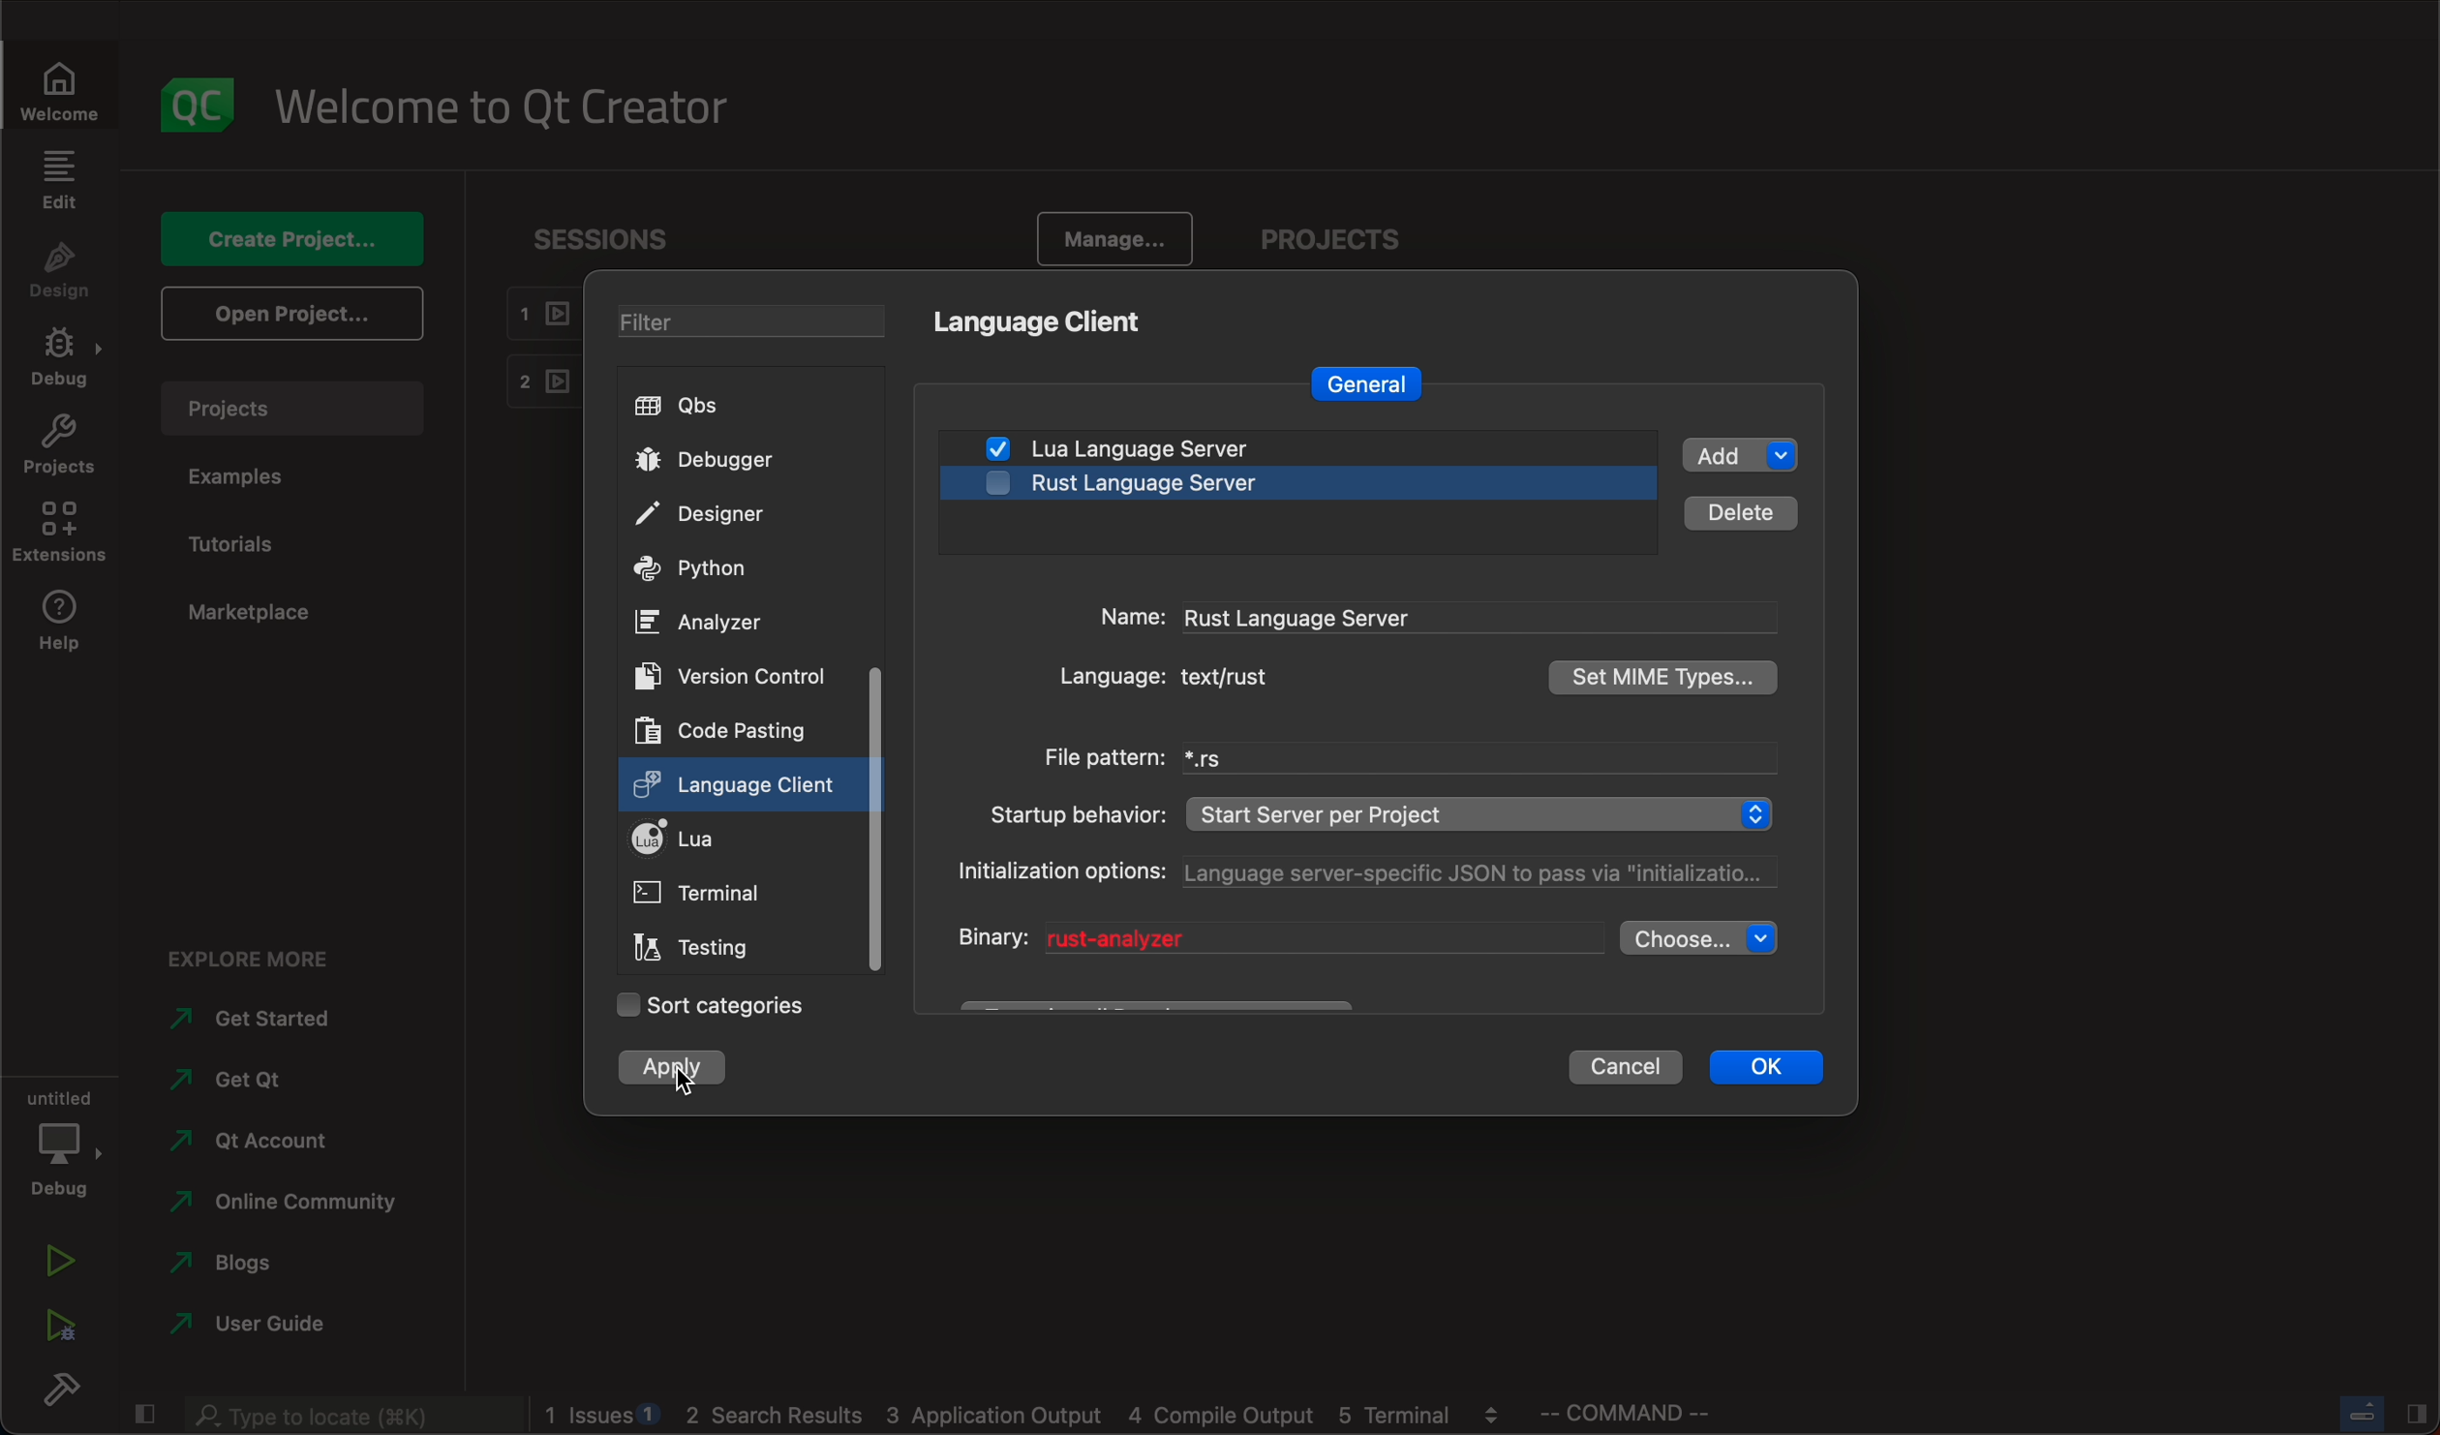  Describe the element at coordinates (63, 1141) in the screenshot. I see `debug` at that location.